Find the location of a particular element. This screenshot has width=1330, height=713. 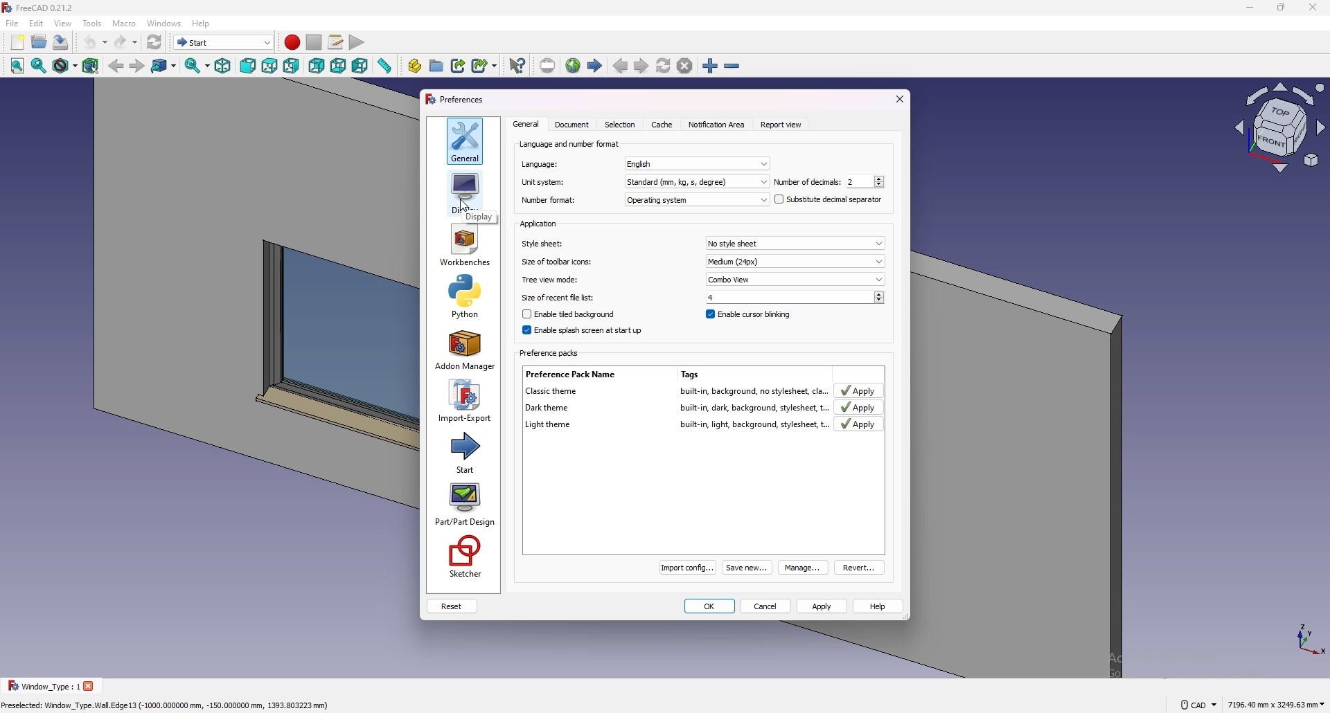

back is located at coordinates (116, 66).